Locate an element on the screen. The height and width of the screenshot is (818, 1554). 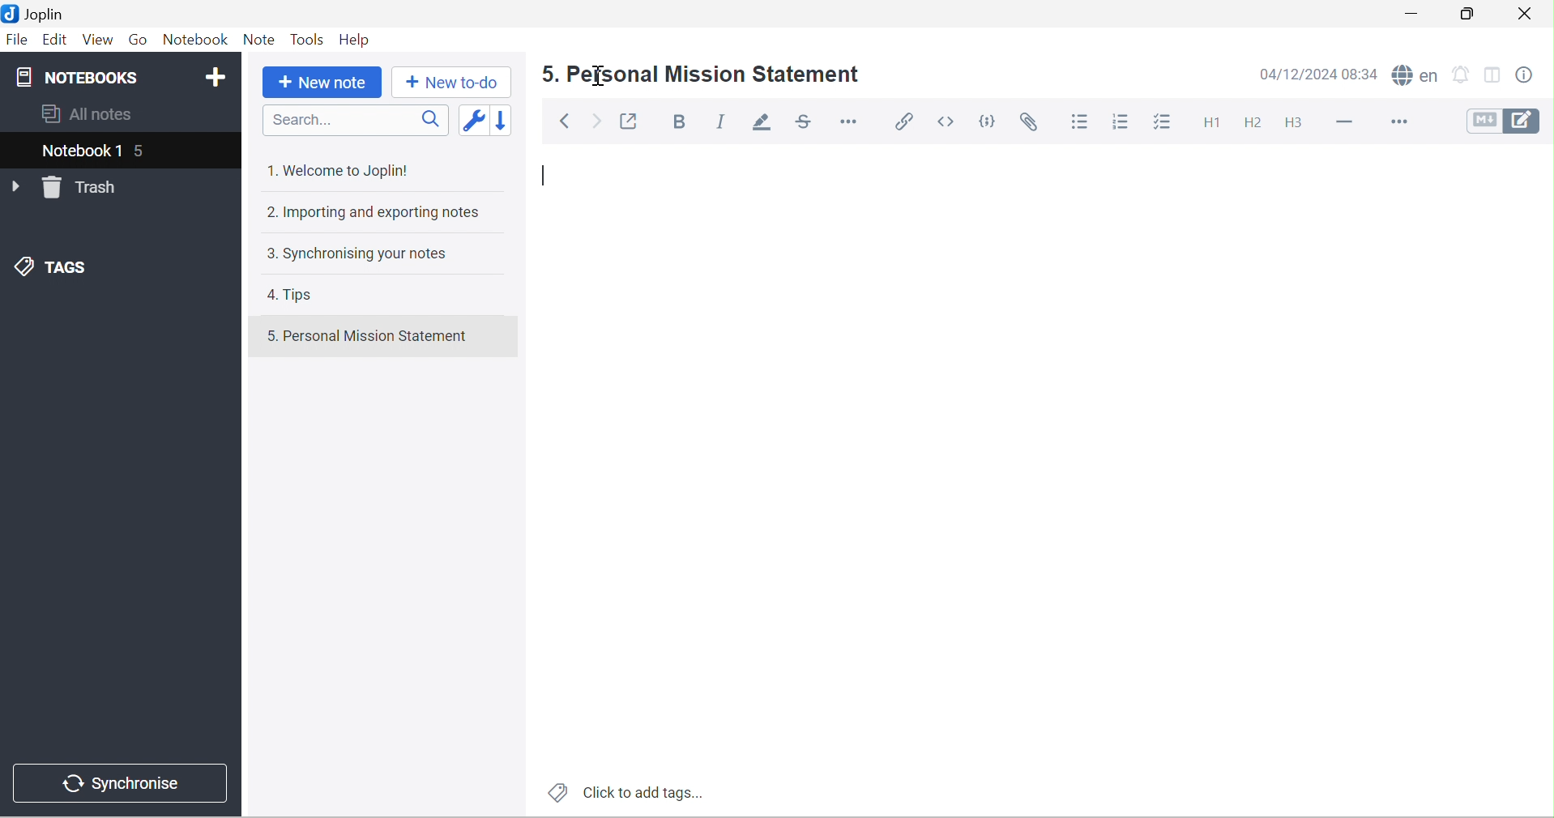
Typing cursor is located at coordinates (544, 176).